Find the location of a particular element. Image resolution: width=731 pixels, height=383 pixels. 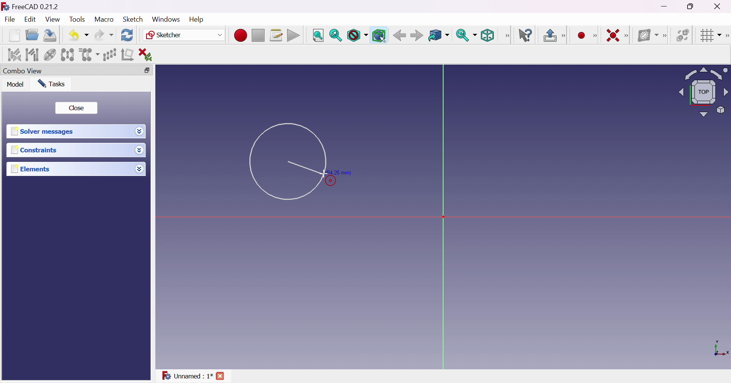

Help is located at coordinates (195, 19).